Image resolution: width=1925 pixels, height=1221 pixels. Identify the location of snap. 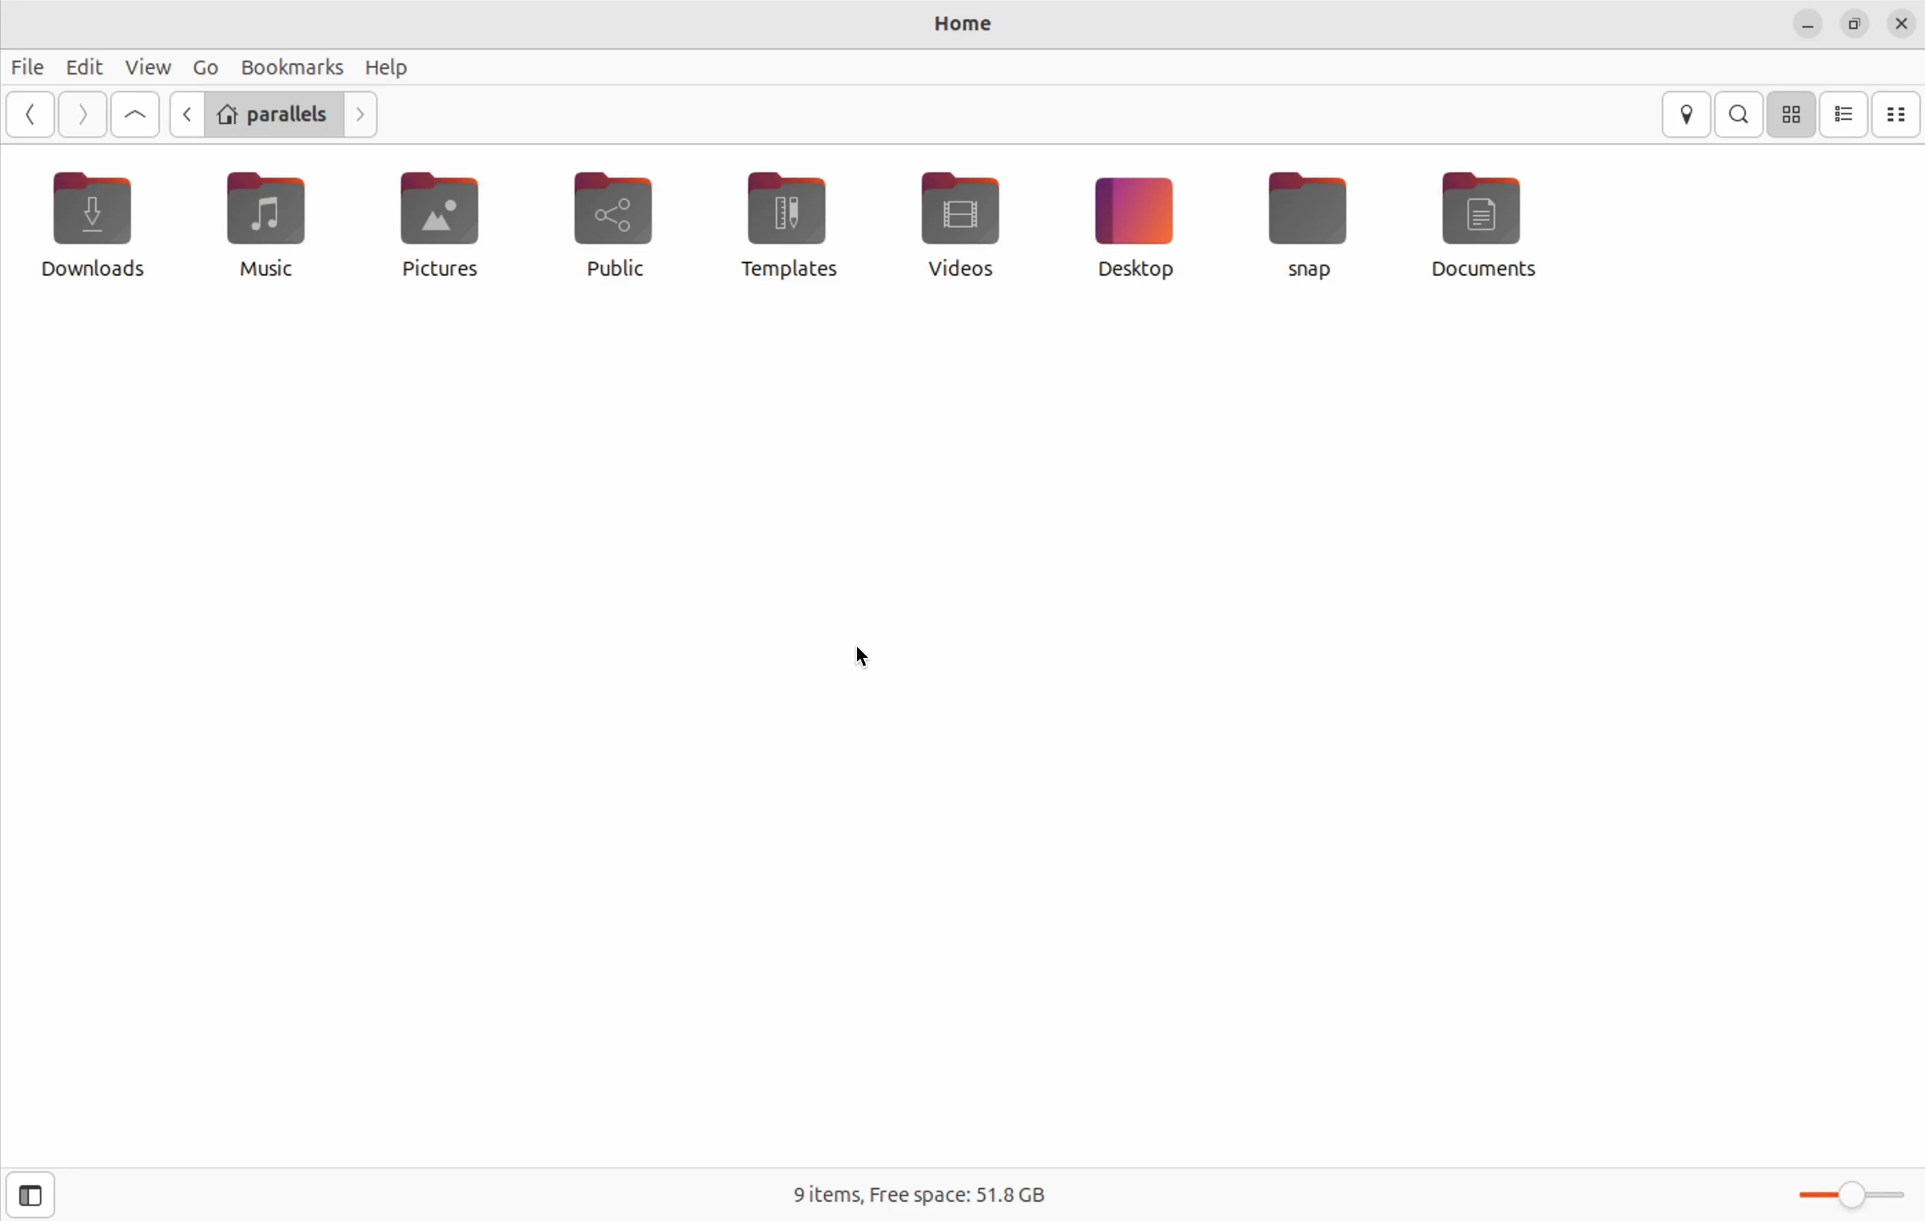
(1305, 223).